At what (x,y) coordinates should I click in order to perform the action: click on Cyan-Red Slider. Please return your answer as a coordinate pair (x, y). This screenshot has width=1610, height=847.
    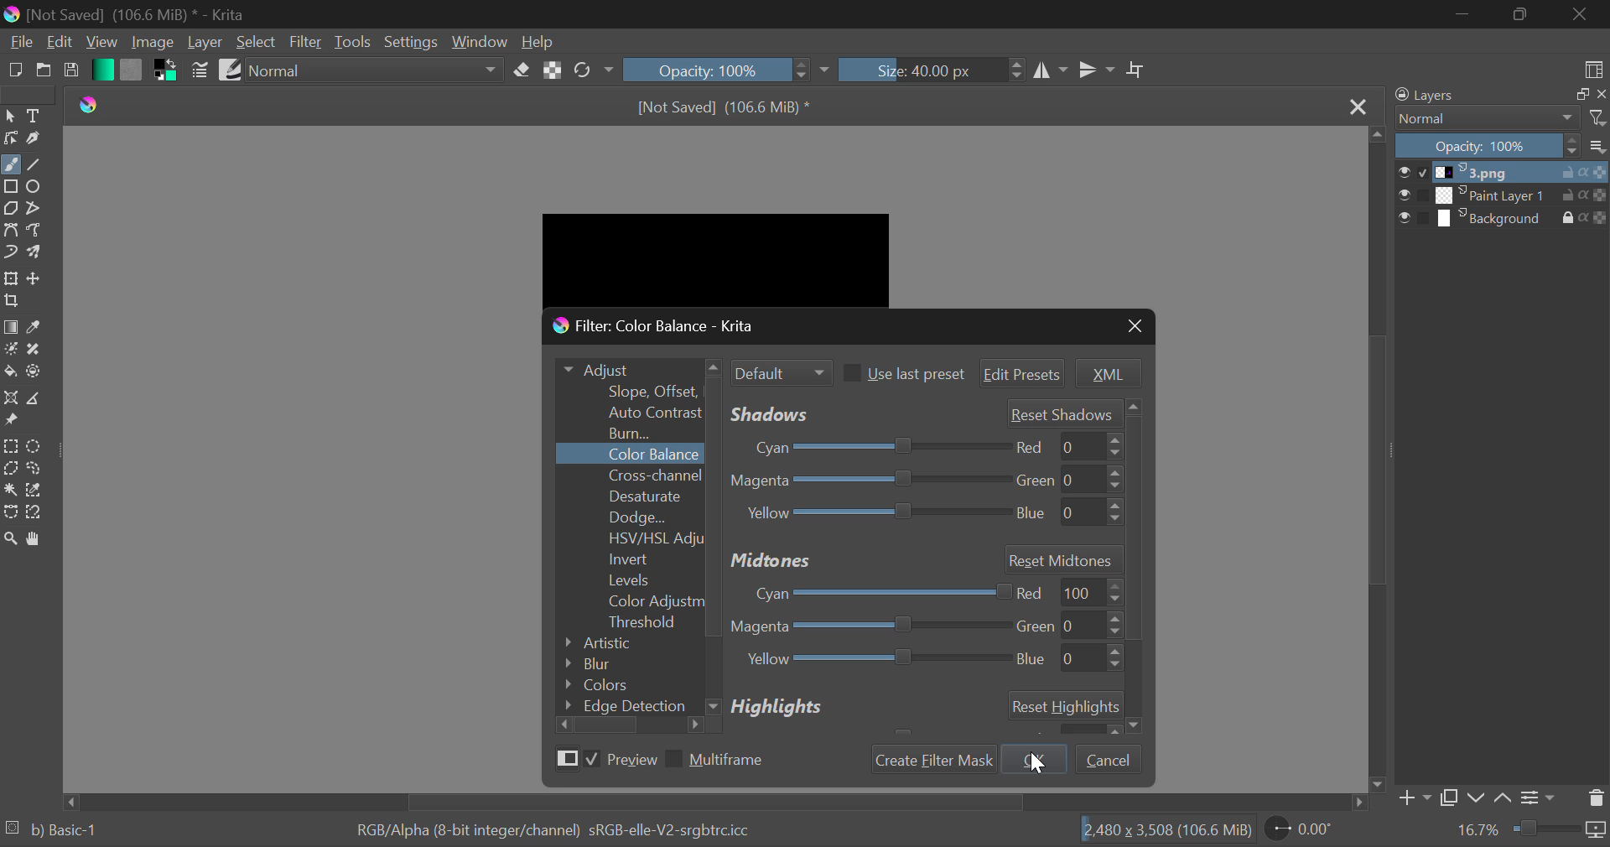
    Looking at the image, I should click on (870, 449).